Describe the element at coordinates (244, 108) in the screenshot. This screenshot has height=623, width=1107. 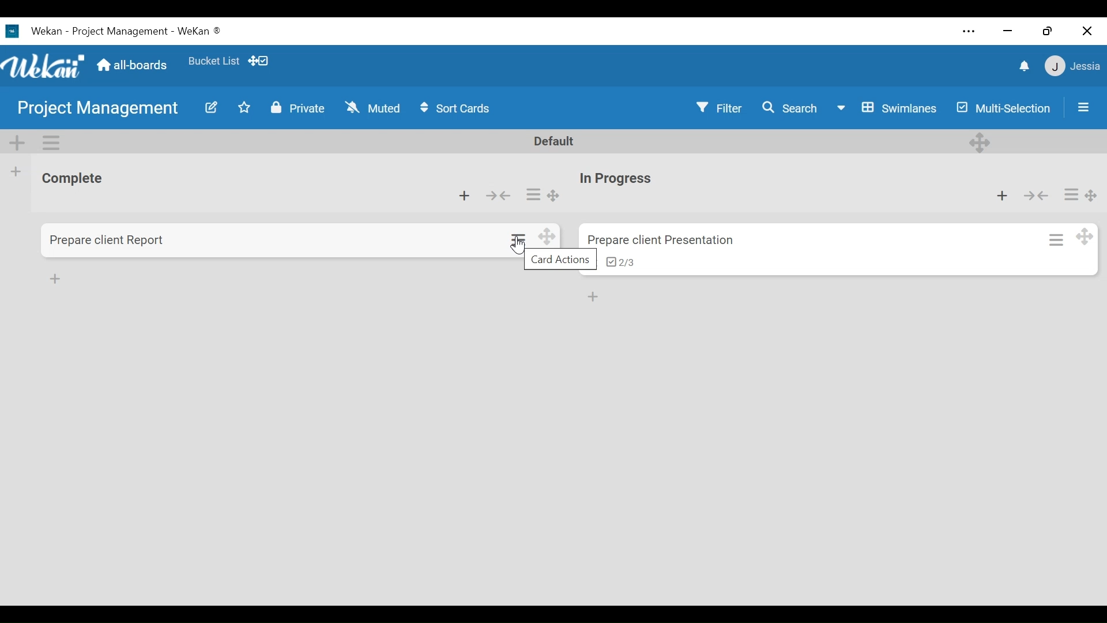
I see `Toggle favorites` at that location.